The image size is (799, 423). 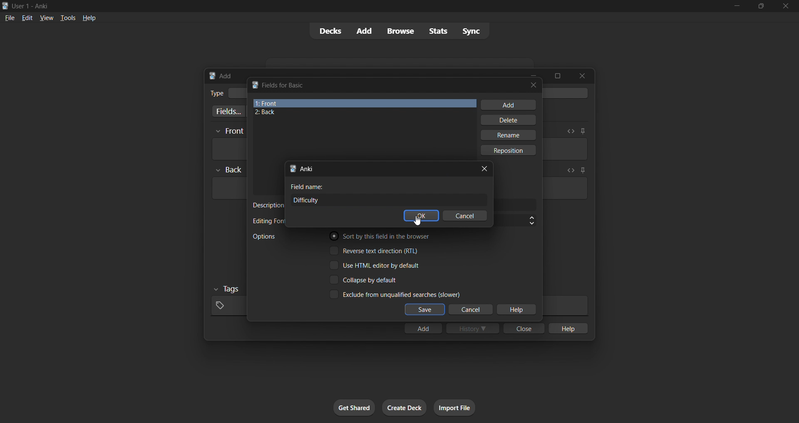 I want to click on help, so click(x=567, y=328).